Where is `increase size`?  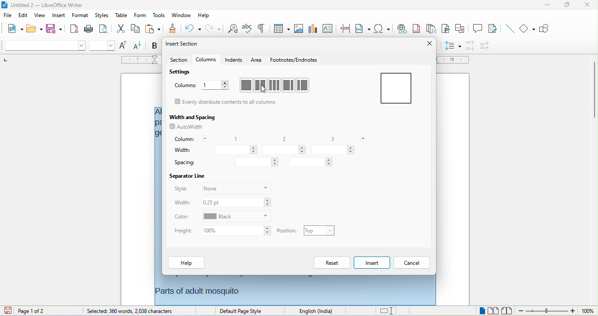
increase size is located at coordinates (124, 45).